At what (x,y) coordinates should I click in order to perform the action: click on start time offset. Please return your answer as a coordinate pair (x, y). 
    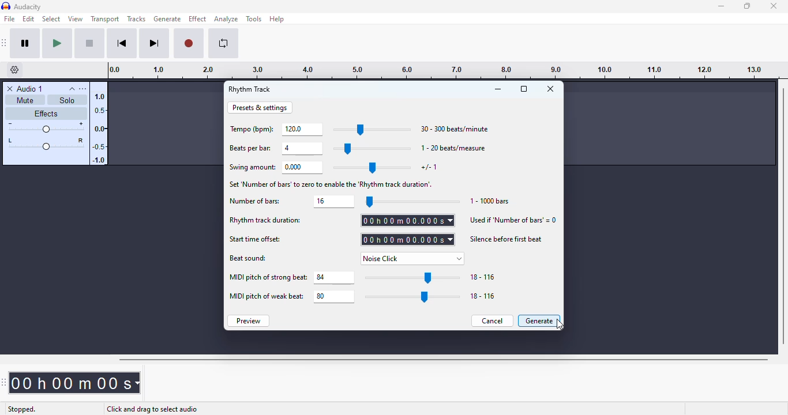
    Looking at the image, I should click on (255, 240).